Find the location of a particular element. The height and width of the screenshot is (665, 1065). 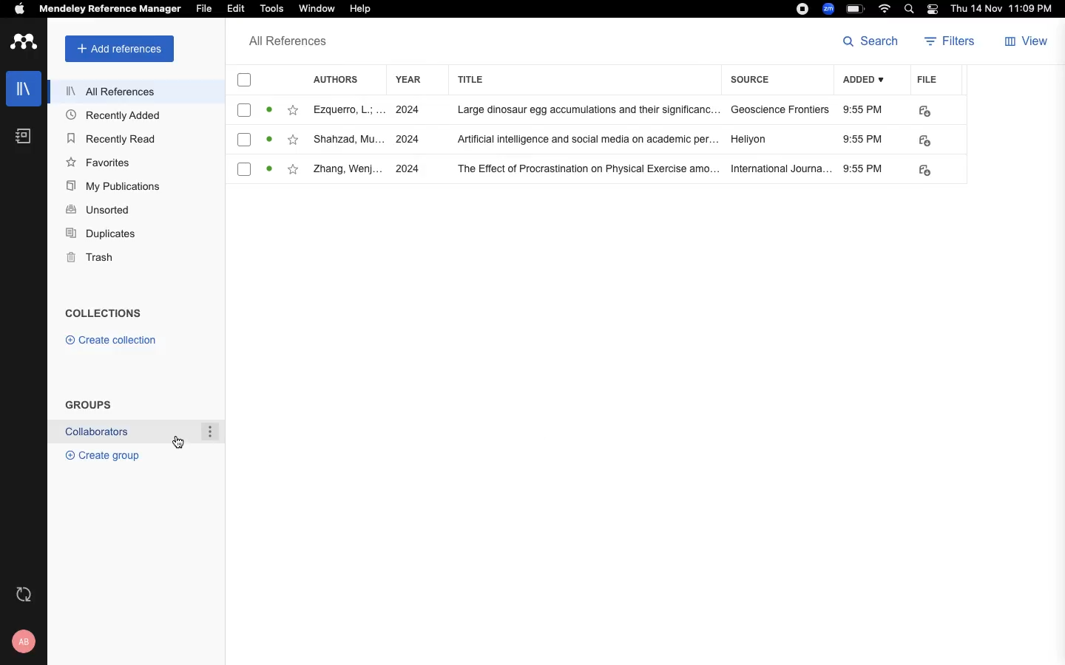

file is located at coordinates (927, 82).